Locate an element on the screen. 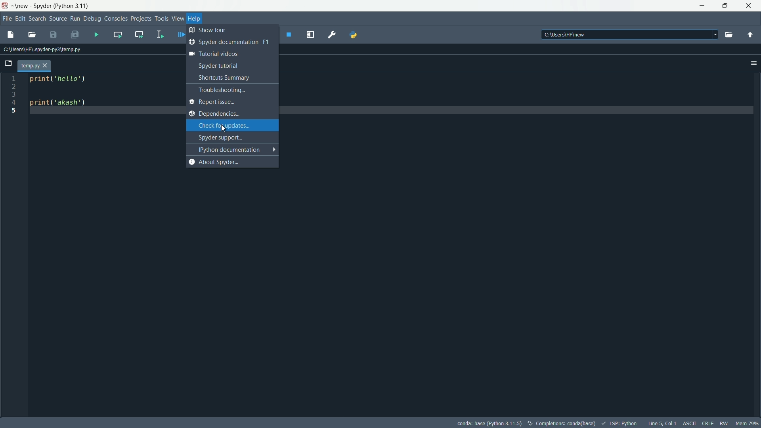 Image resolution: width=761 pixels, height=428 pixels. options is located at coordinates (753, 62).